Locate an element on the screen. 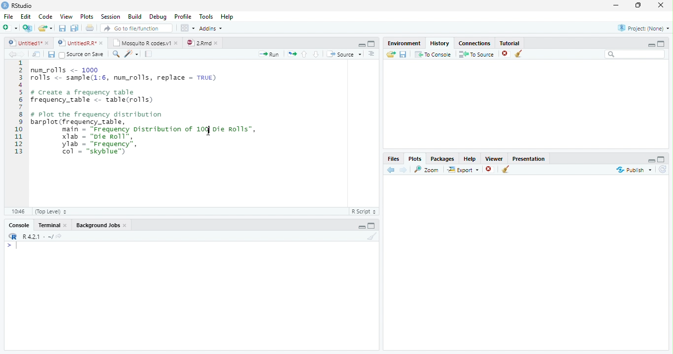  Open an existing file is located at coordinates (45, 28).